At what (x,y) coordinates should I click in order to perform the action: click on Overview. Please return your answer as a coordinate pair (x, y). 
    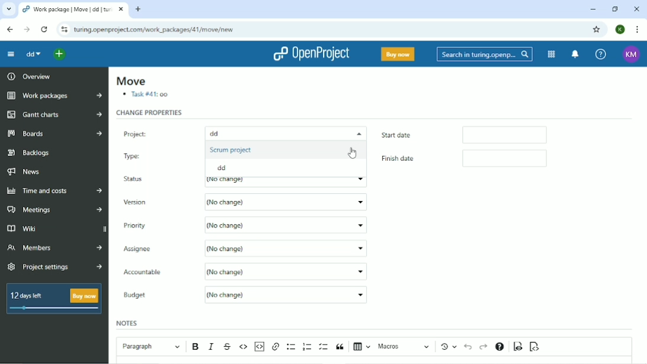
    Looking at the image, I should click on (28, 76).